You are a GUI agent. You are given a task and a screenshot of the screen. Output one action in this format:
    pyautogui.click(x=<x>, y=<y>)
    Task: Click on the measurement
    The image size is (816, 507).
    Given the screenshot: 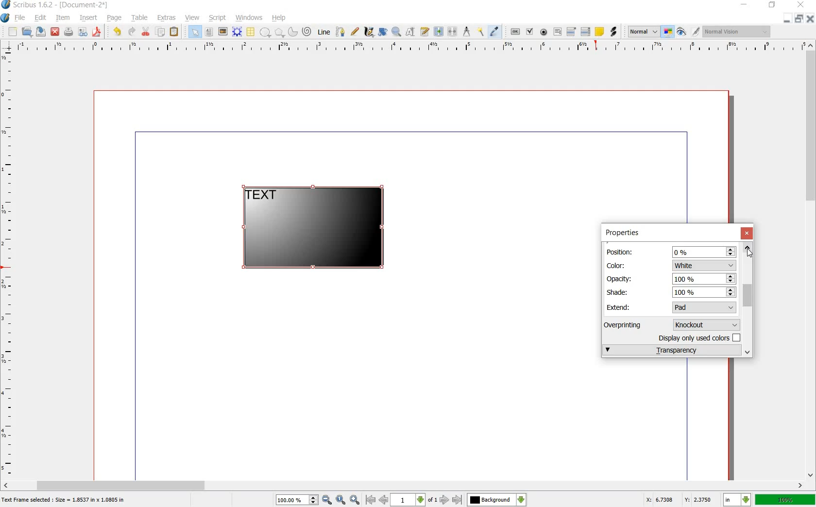 What is the action you would take?
    pyautogui.click(x=467, y=31)
    